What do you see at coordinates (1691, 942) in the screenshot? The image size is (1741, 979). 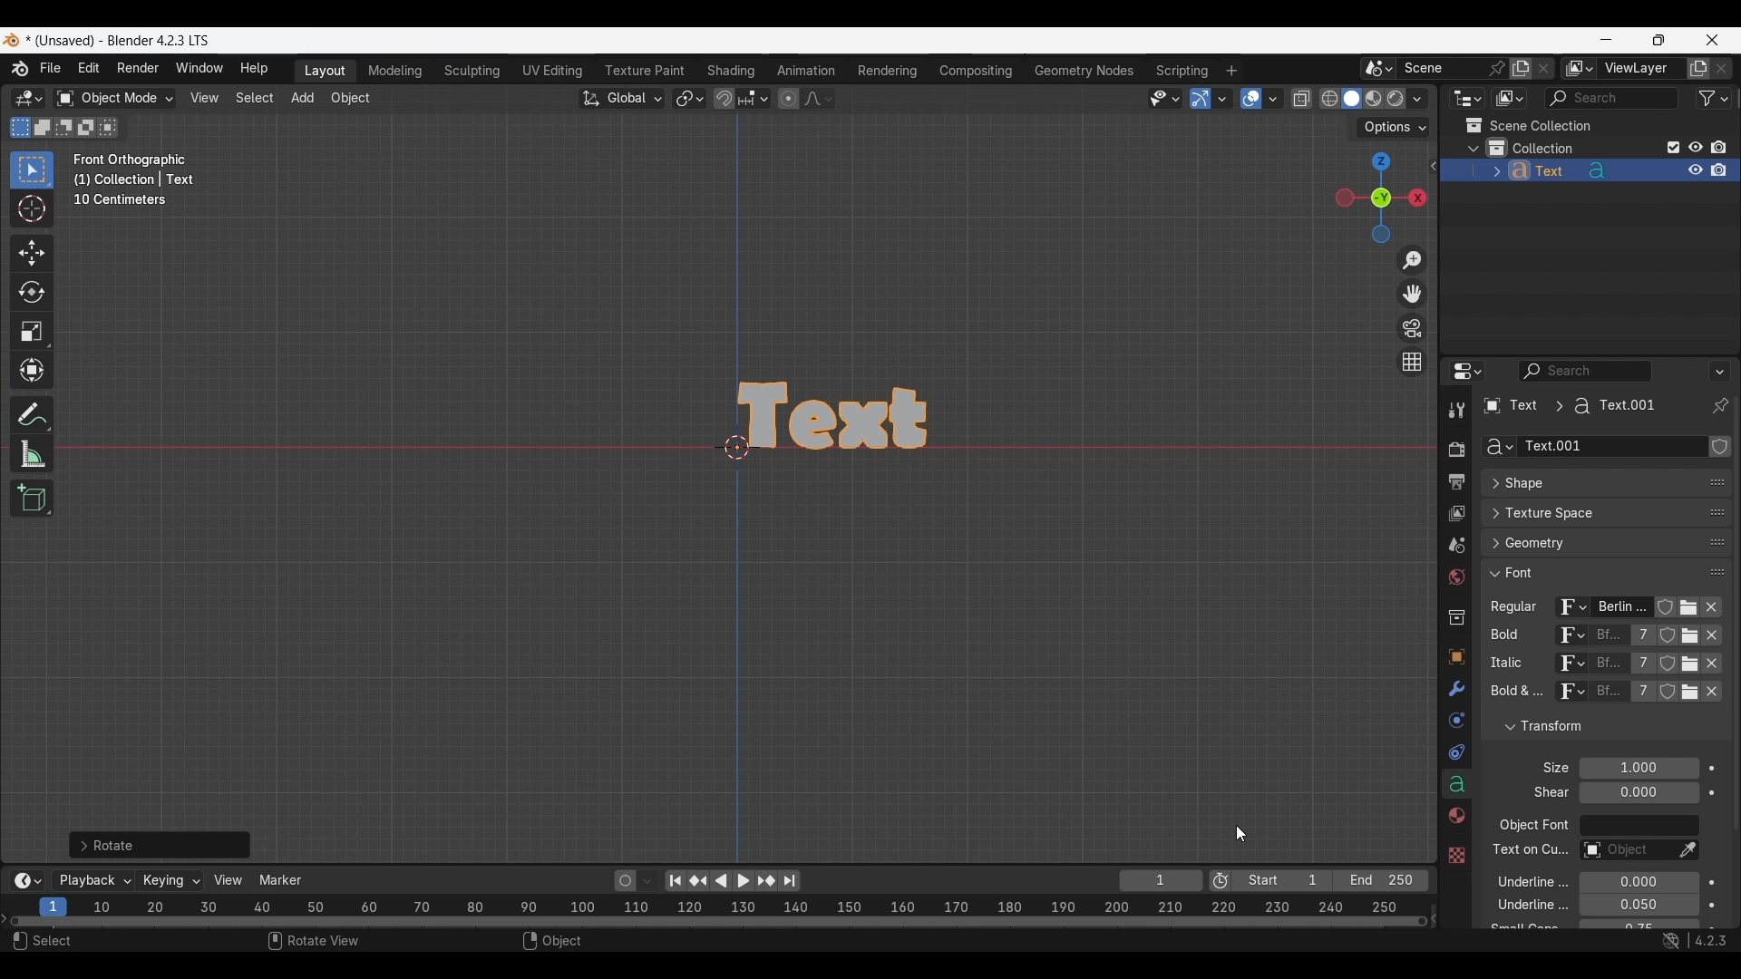 I see `shortcut` at bounding box center [1691, 942].